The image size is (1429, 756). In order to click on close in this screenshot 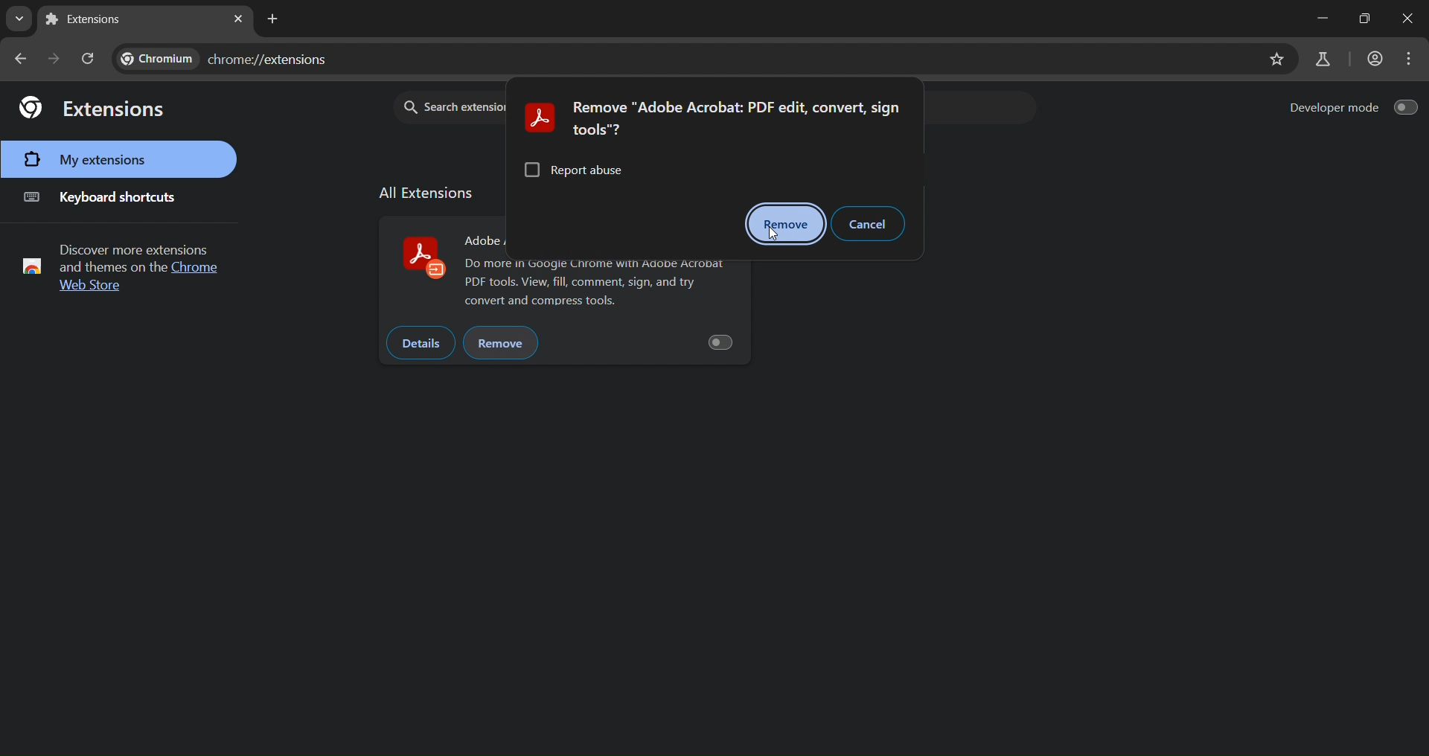, I will do `click(1413, 13)`.